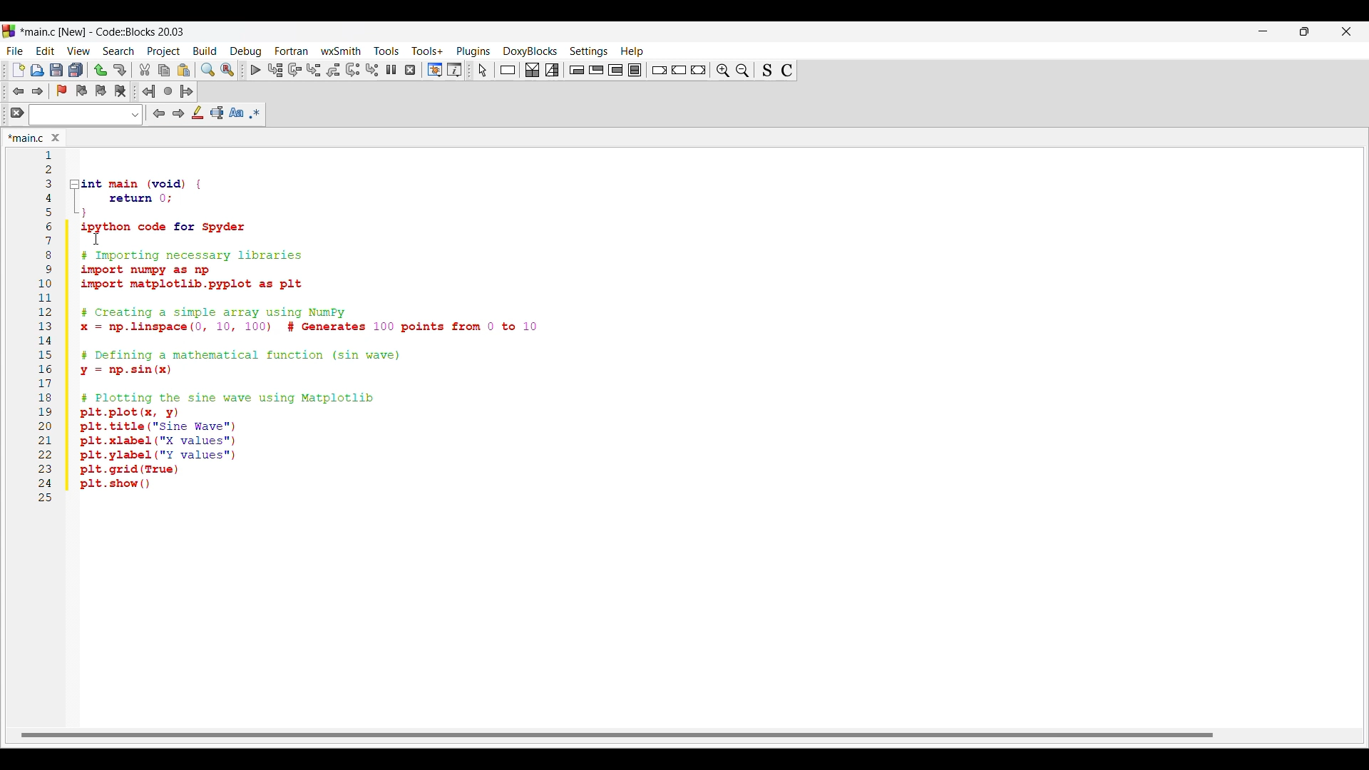 Image resolution: width=1369 pixels, height=770 pixels. What do you see at coordinates (19, 92) in the screenshot?
I see `Toggle back` at bounding box center [19, 92].